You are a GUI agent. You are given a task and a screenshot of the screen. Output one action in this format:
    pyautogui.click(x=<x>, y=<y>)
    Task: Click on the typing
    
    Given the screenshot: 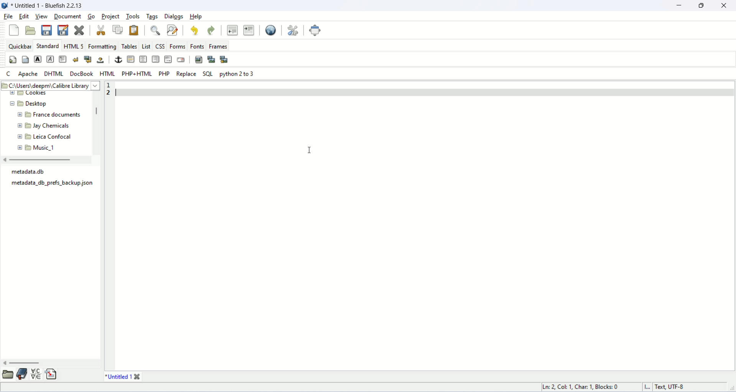 What is the action you would take?
    pyautogui.click(x=129, y=94)
    